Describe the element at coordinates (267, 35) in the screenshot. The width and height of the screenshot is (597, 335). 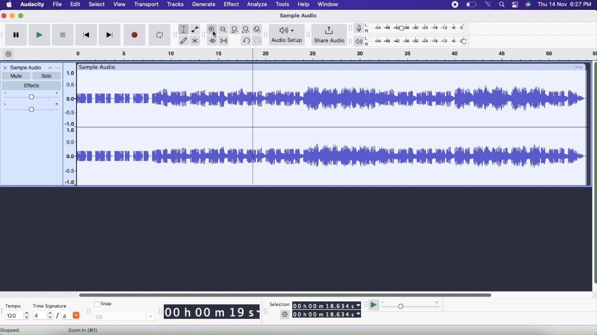
I see `resize` at that location.